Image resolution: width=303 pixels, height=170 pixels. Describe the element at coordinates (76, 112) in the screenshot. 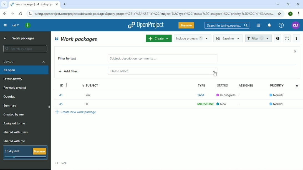

I see `Create new work package` at that location.